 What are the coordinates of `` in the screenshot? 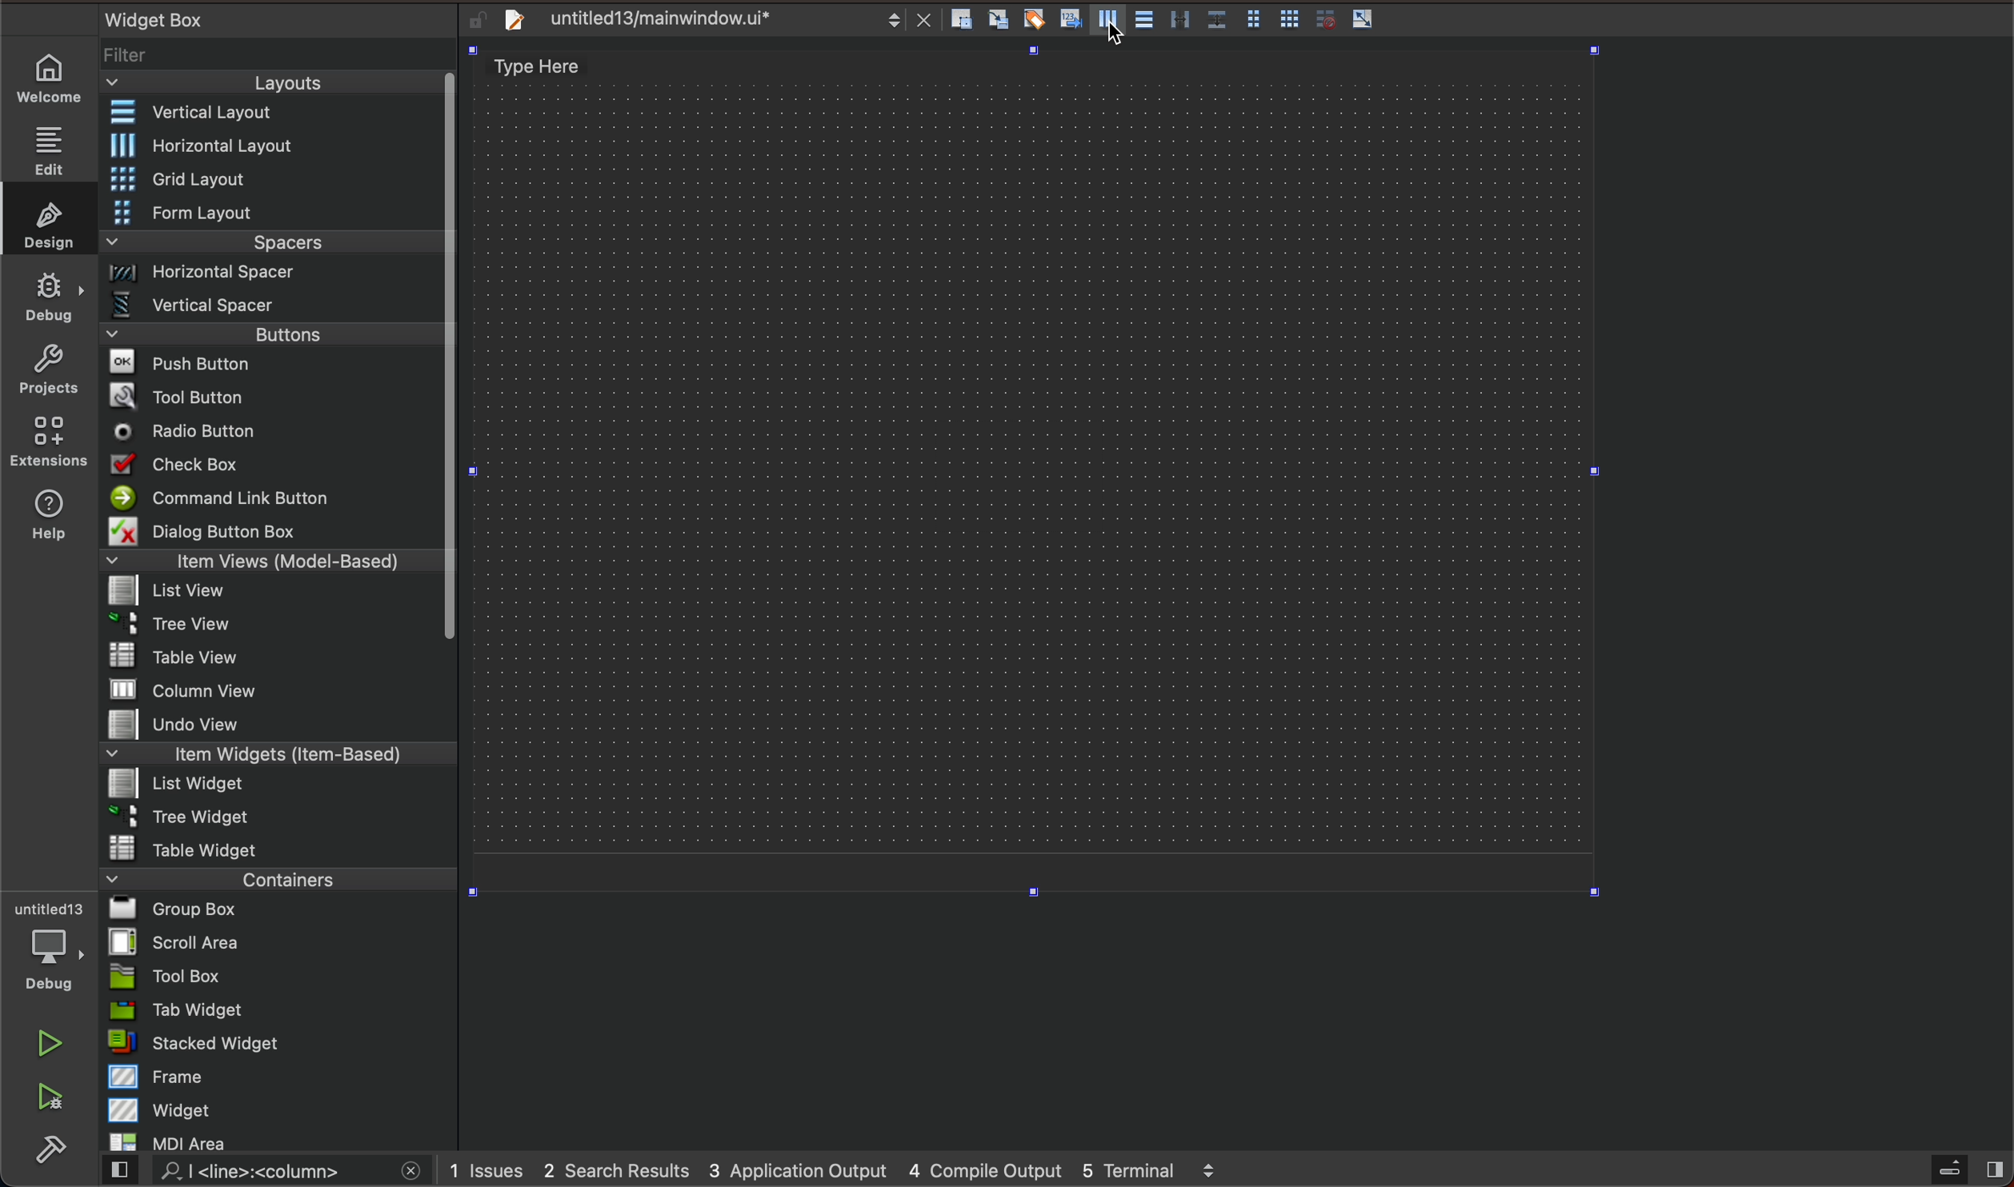 It's located at (1291, 19).